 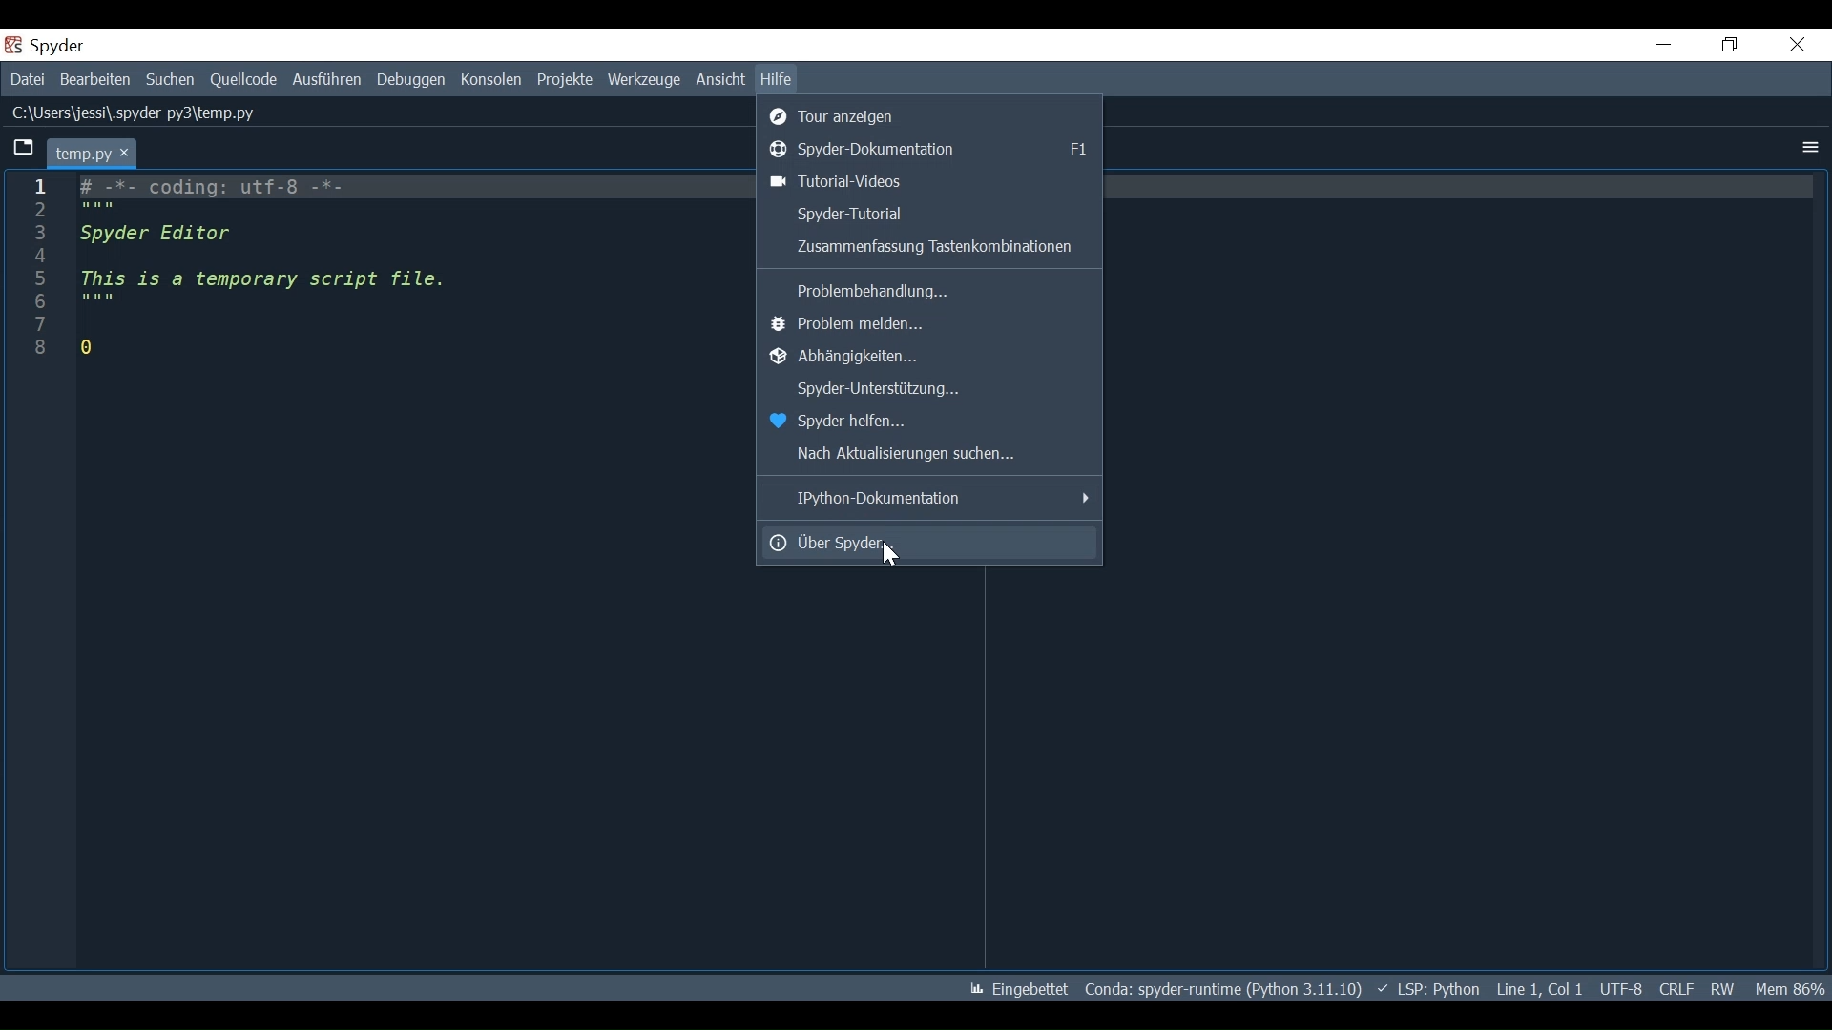 I want to click on Tools, so click(x=643, y=81).